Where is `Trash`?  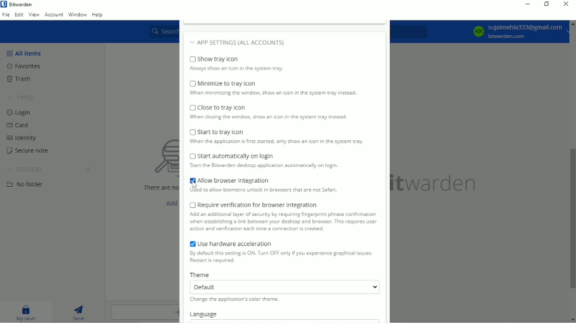
Trash is located at coordinates (19, 79).